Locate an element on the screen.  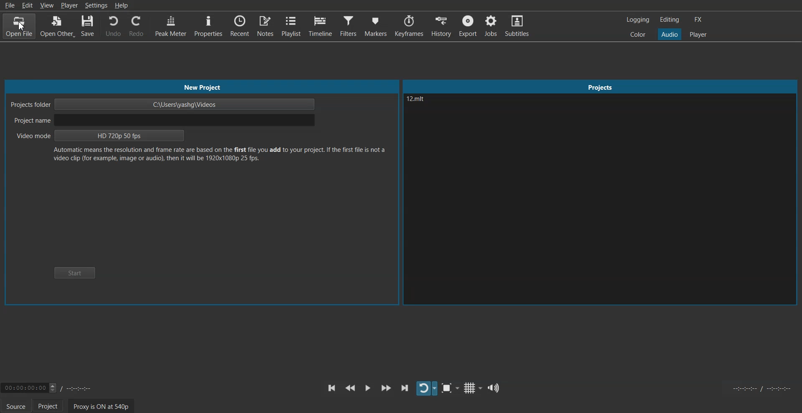
Toggle player looping is located at coordinates (426, 388).